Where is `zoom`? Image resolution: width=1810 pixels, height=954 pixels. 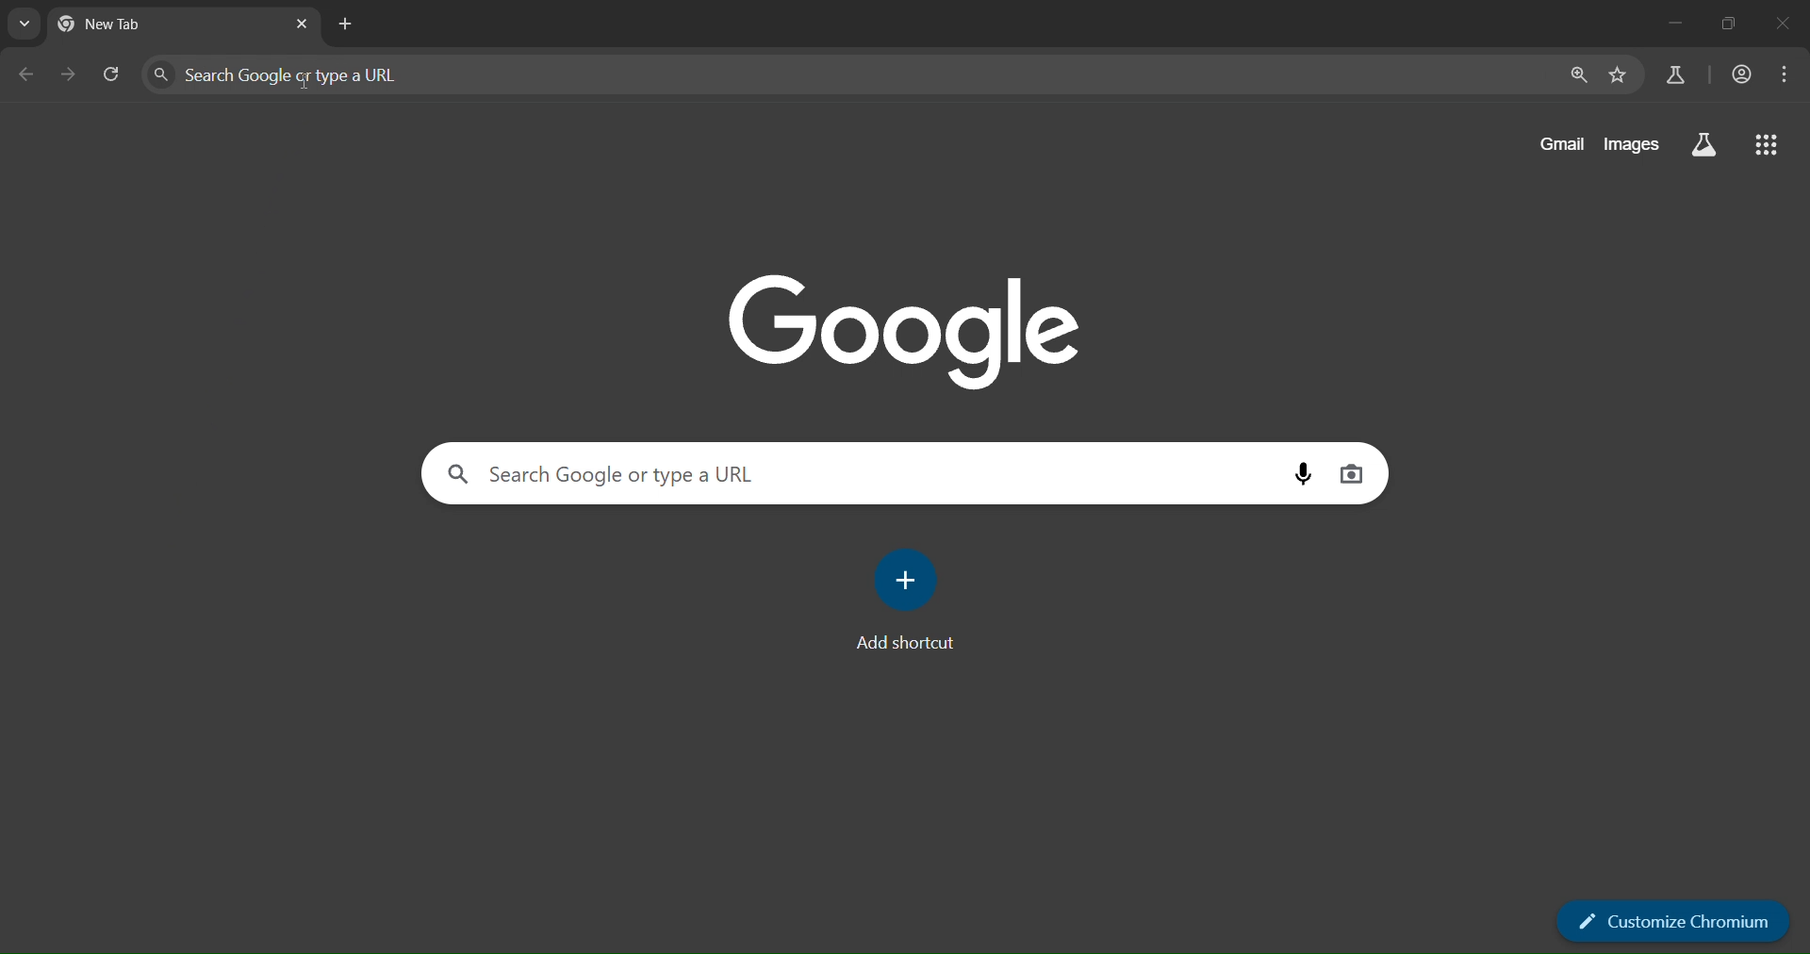 zoom is located at coordinates (1578, 75).